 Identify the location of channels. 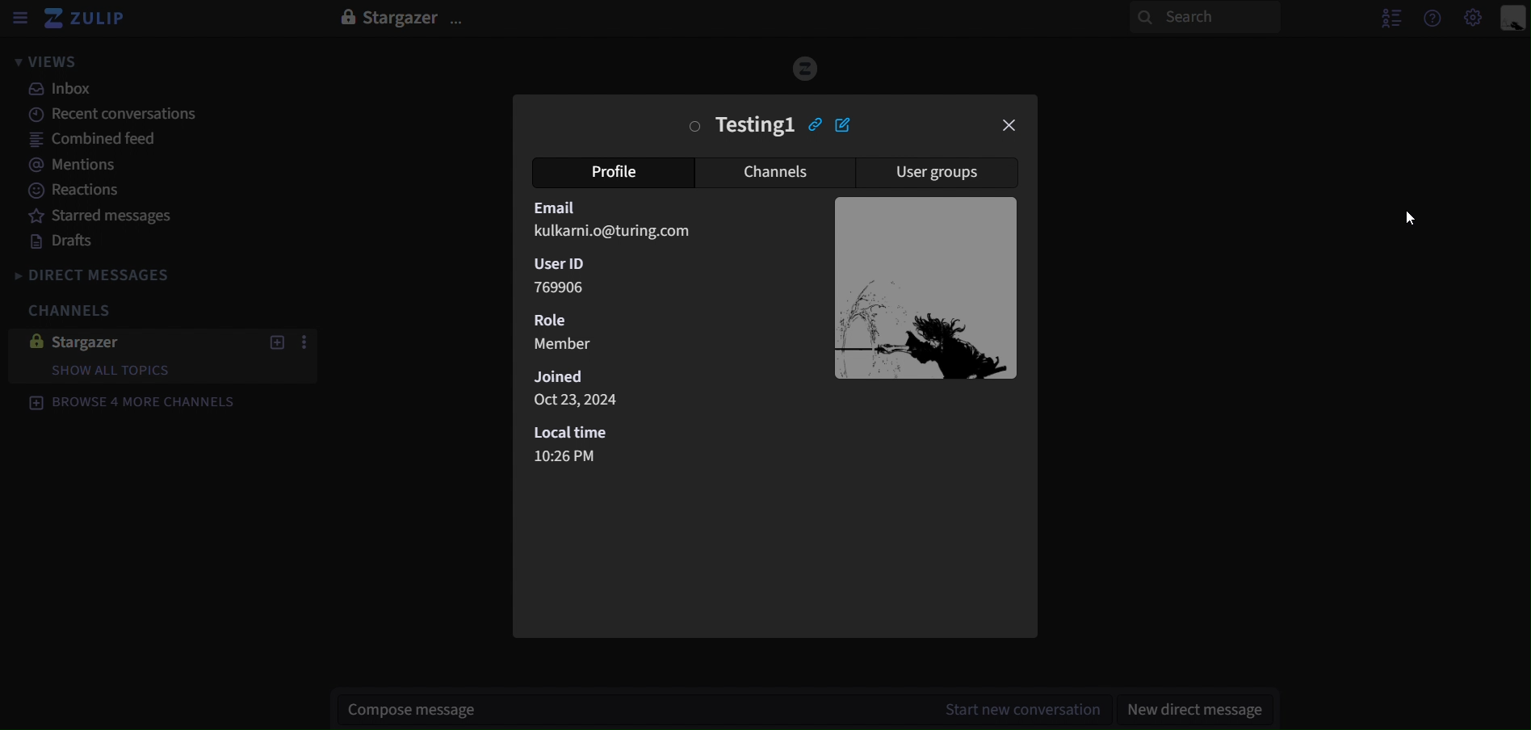
(779, 174).